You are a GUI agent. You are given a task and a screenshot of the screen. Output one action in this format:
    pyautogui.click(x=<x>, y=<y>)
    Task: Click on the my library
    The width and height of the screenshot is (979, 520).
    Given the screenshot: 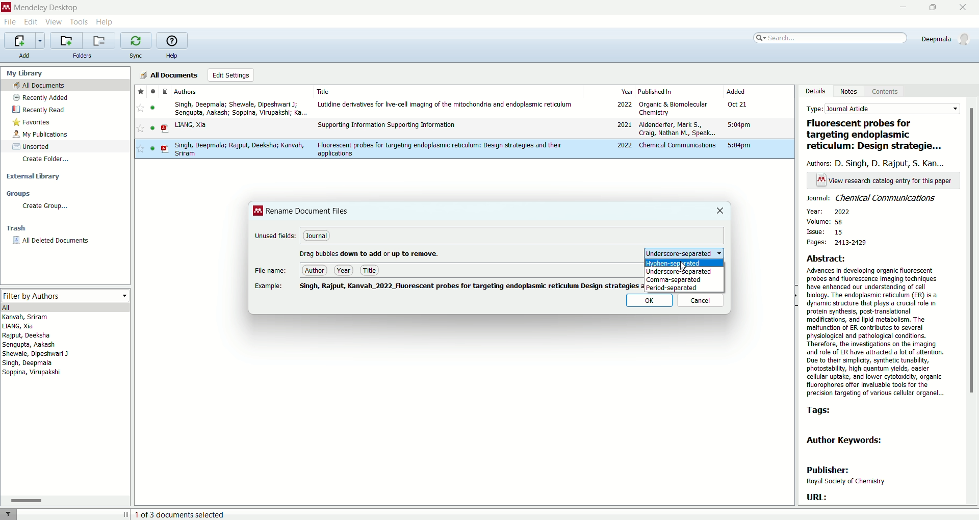 What is the action you would take?
    pyautogui.click(x=26, y=73)
    